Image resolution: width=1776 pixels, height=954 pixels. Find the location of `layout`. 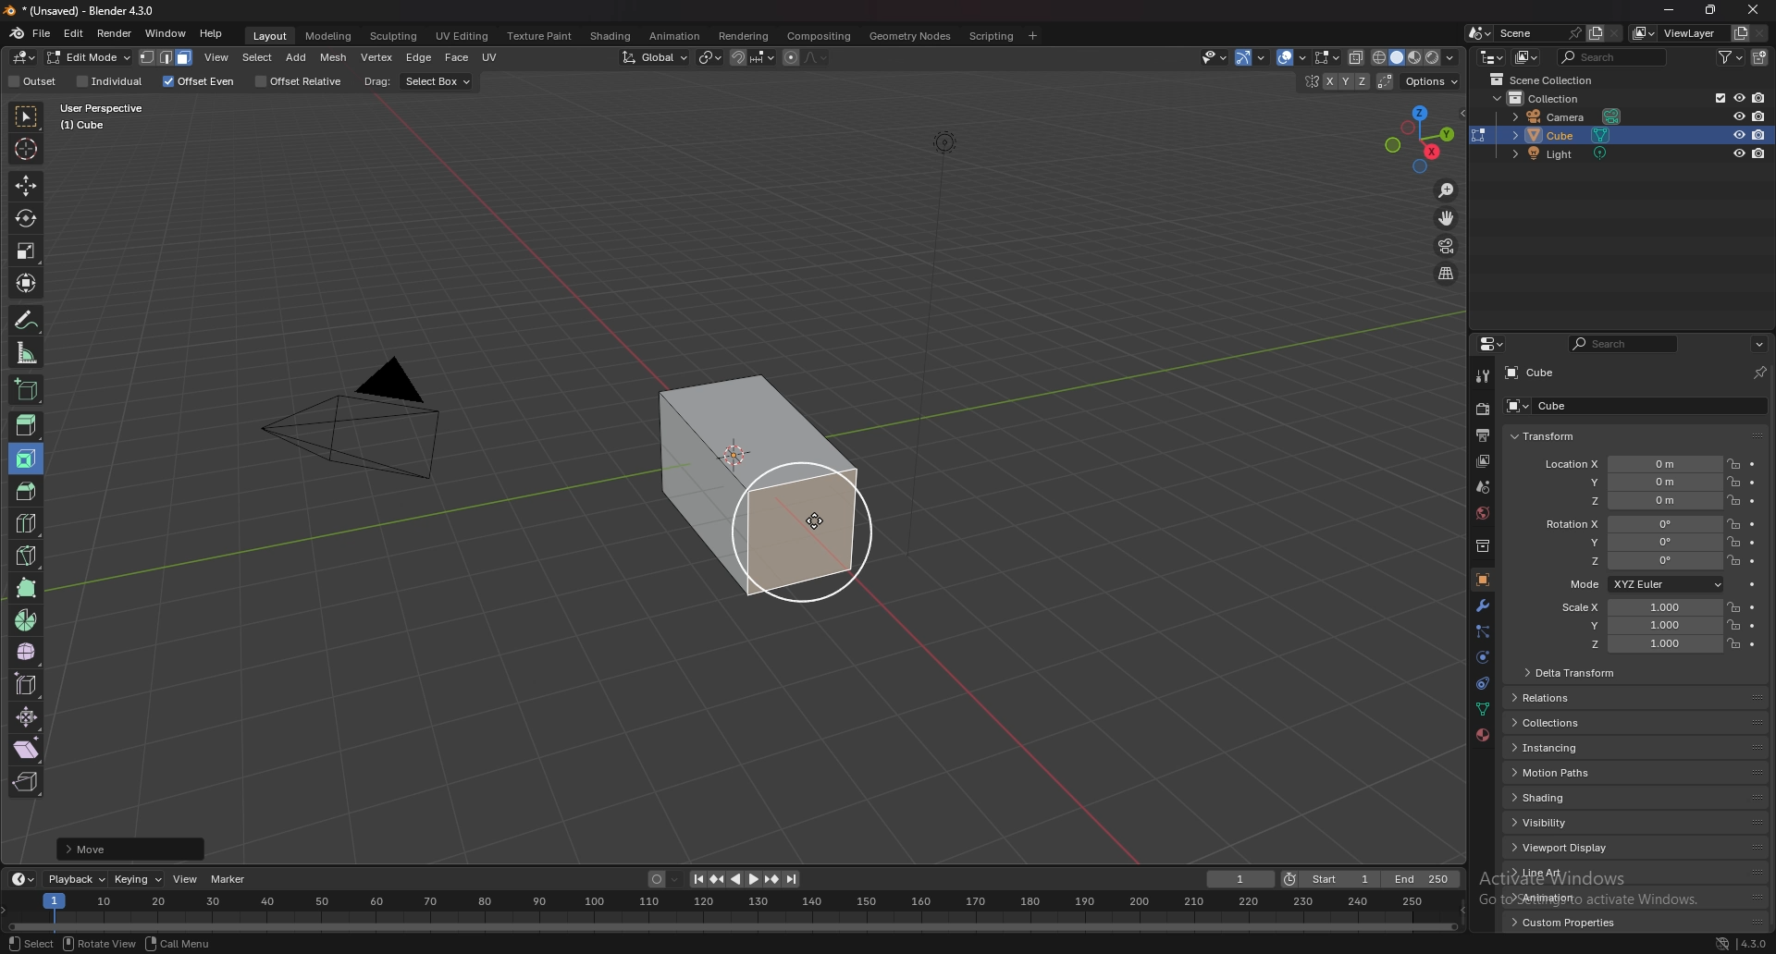

layout is located at coordinates (272, 37).